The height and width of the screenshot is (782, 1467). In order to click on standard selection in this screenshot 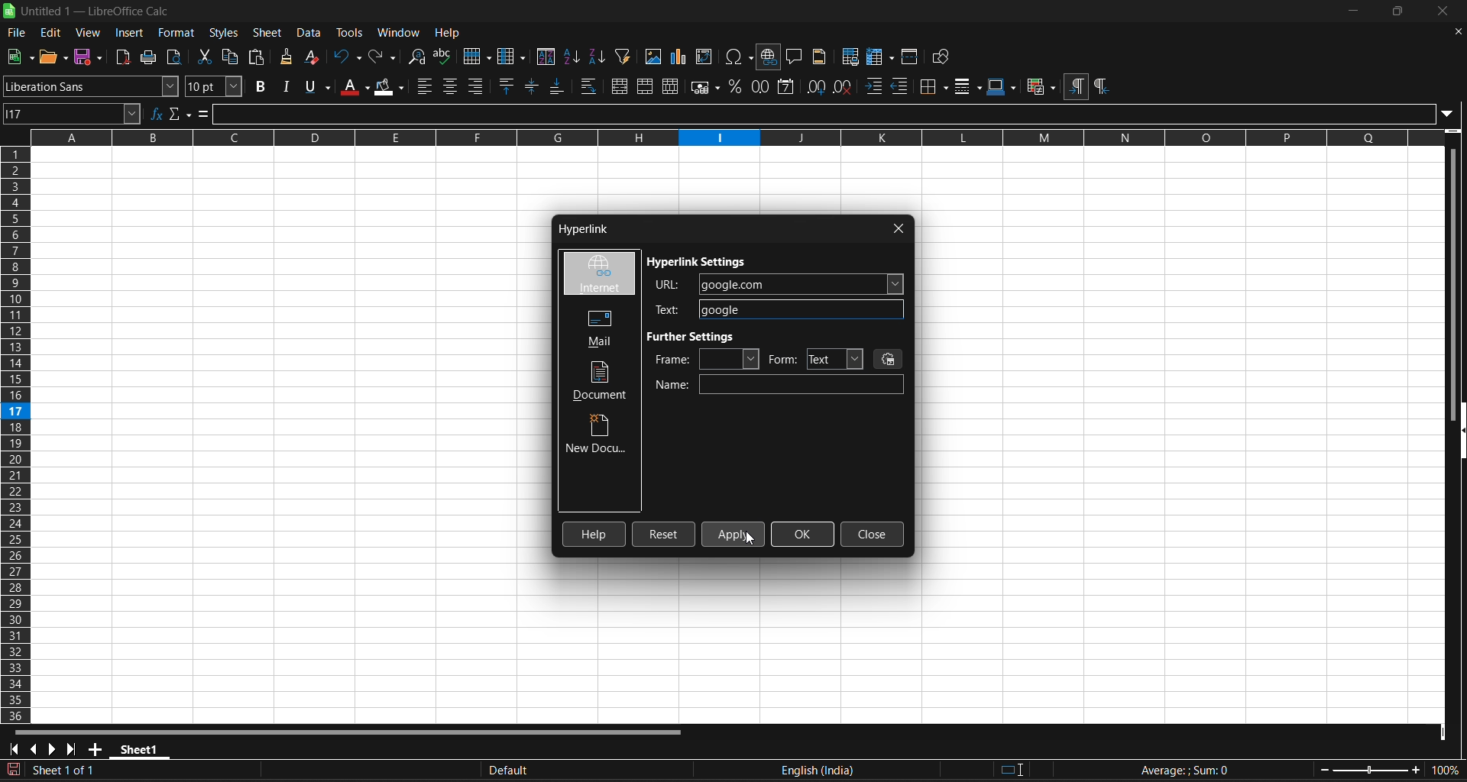, I will do `click(1014, 771)`.